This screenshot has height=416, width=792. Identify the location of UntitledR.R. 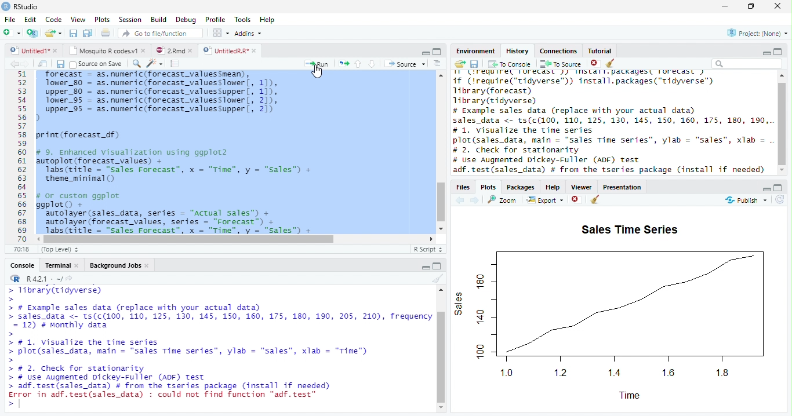
(234, 50).